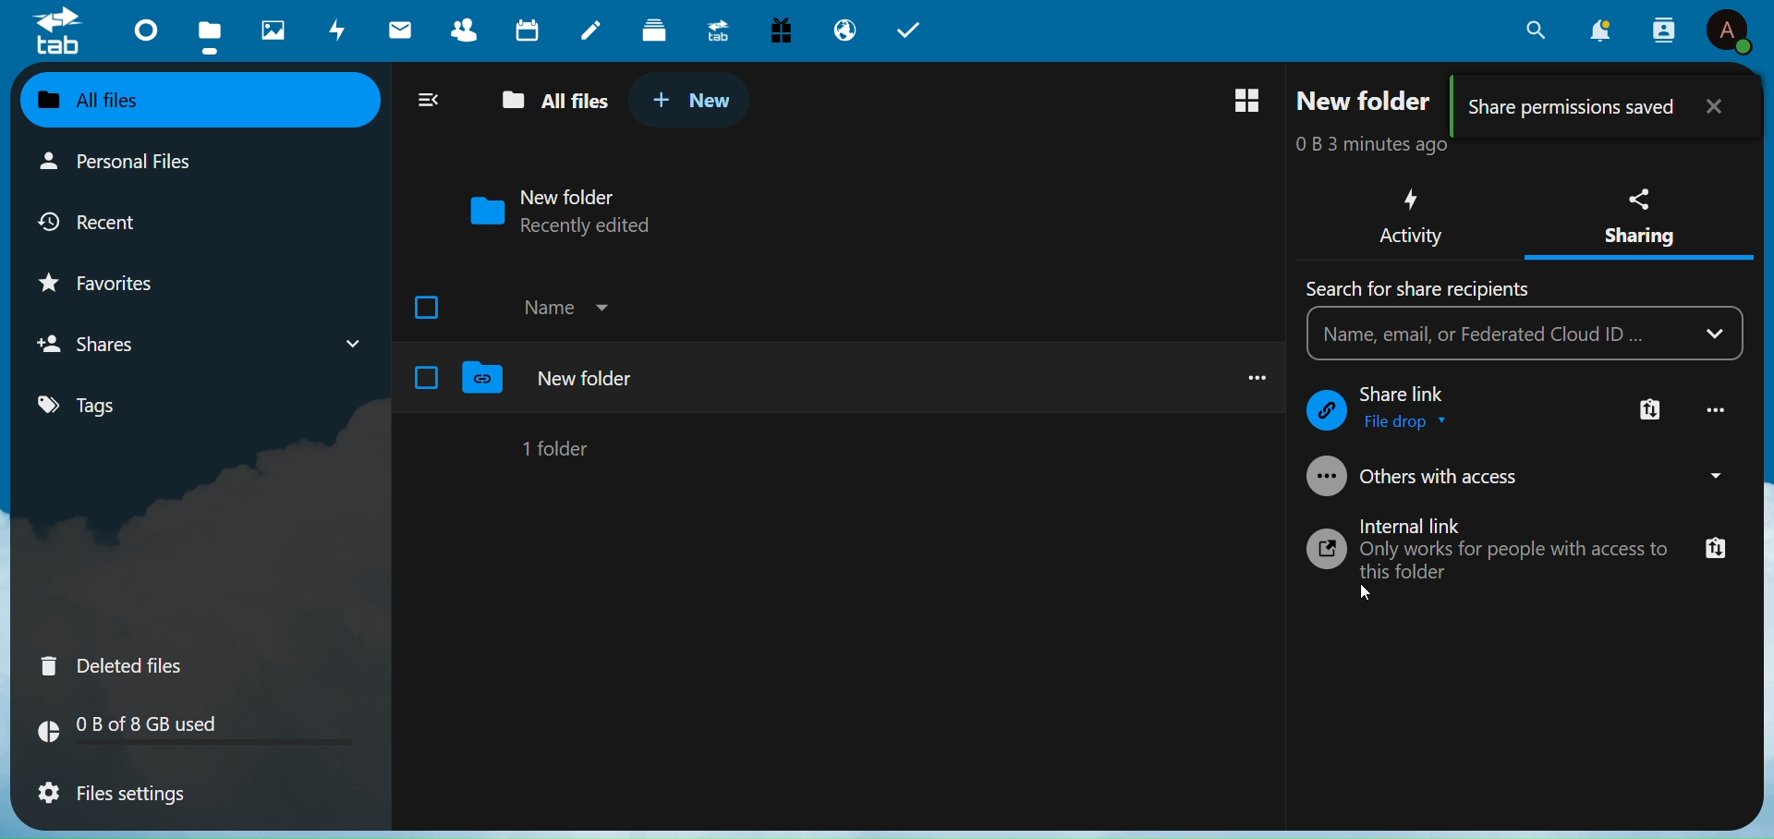 The width and height of the screenshot is (1774, 839). What do you see at coordinates (120, 100) in the screenshot?
I see `All Files` at bounding box center [120, 100].